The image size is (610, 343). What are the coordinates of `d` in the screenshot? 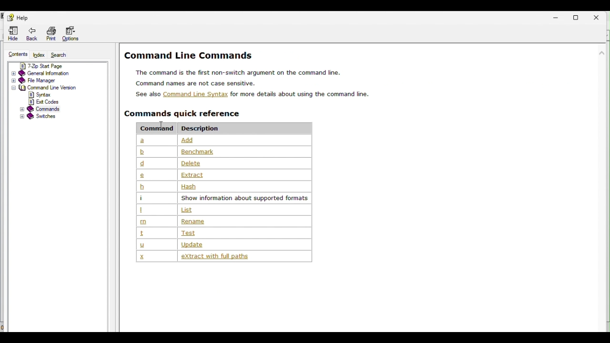 It's located at (143, 163).